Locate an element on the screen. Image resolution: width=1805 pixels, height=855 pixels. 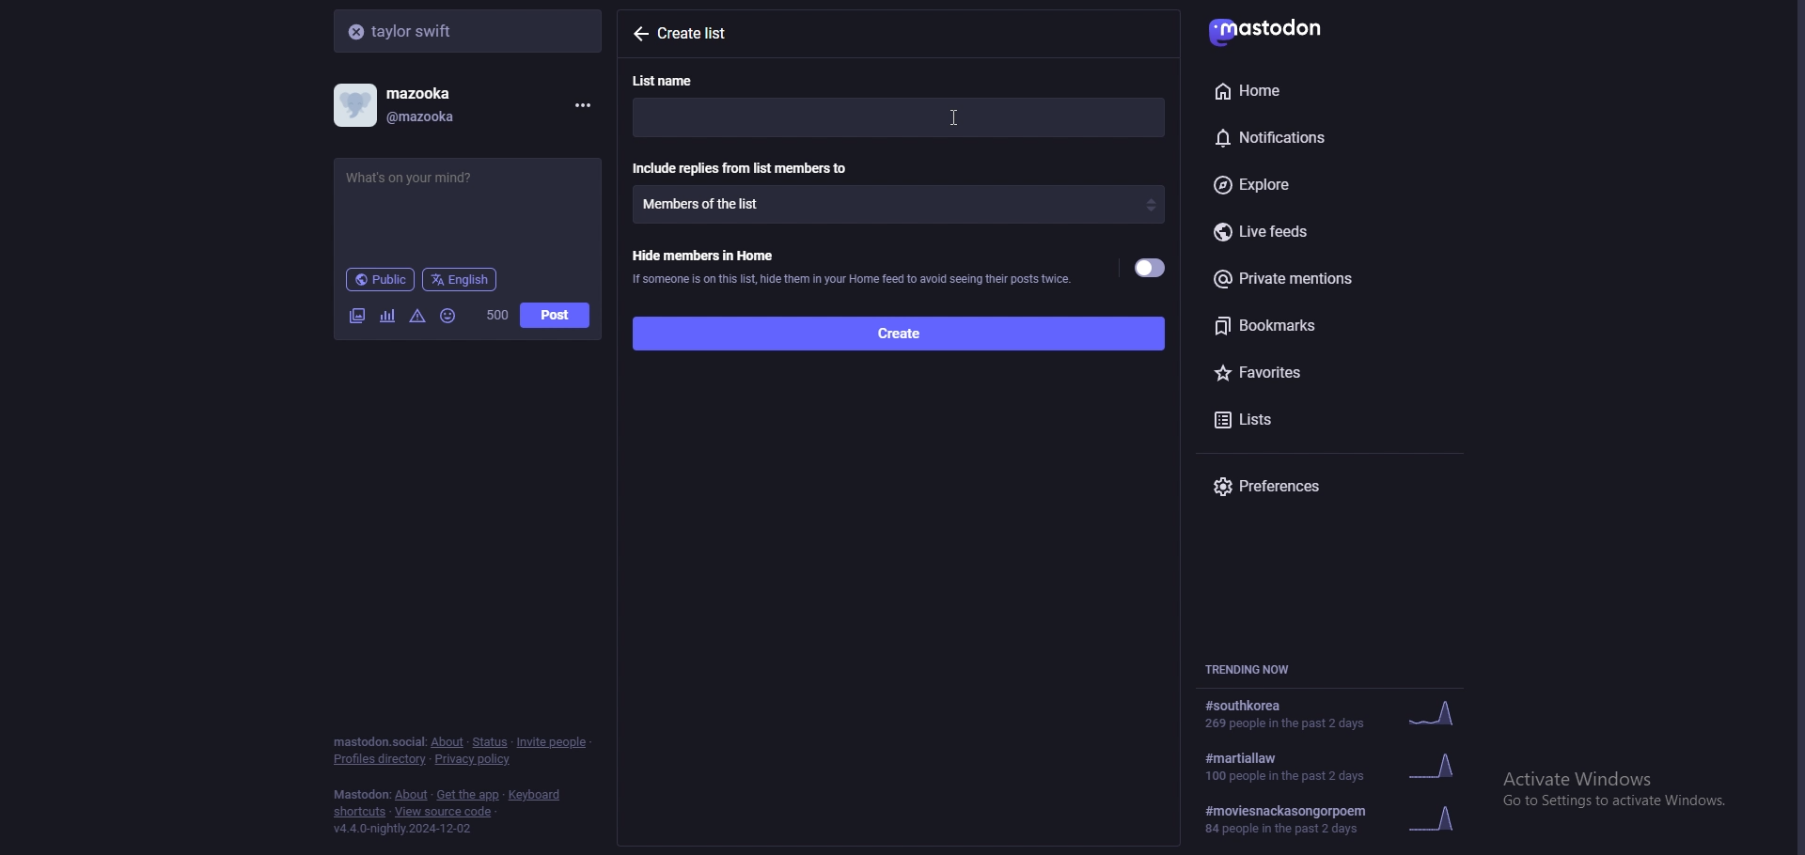
language is located at coordinates (461, 278).